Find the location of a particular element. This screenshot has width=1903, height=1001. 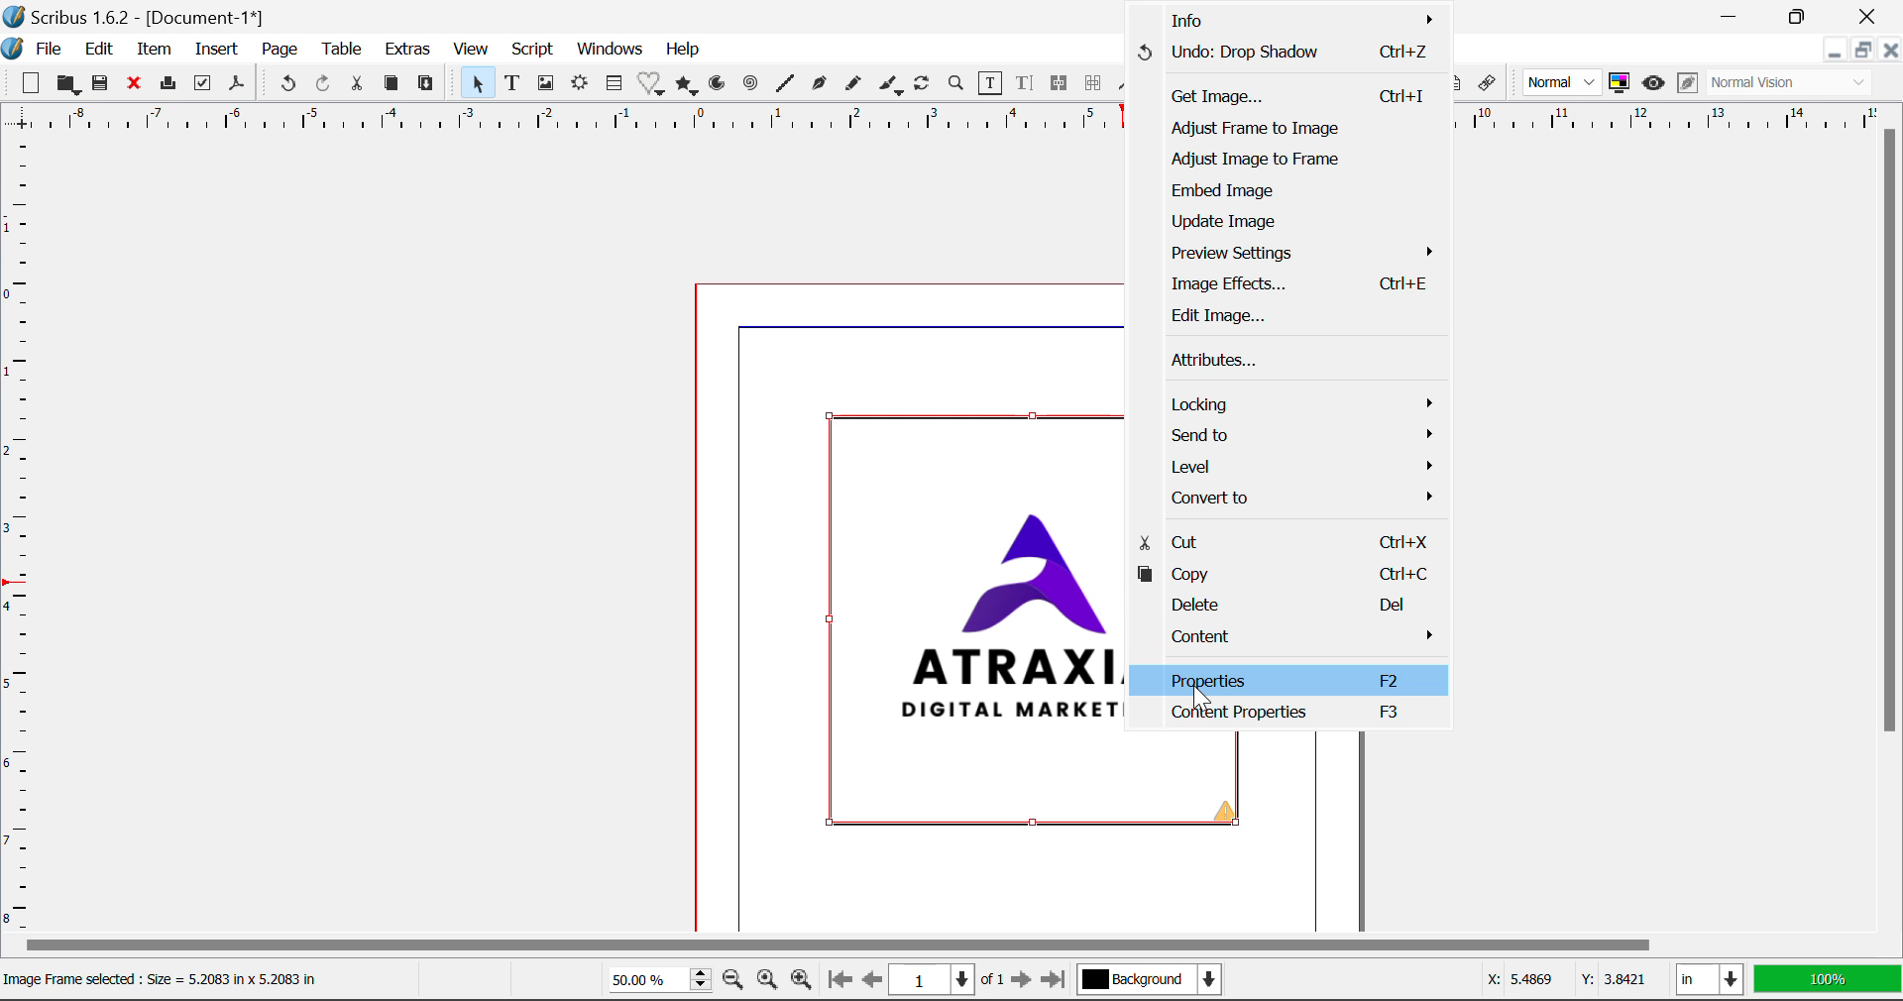

Adjust Image to Frame is located at coordinates (1281, 163).